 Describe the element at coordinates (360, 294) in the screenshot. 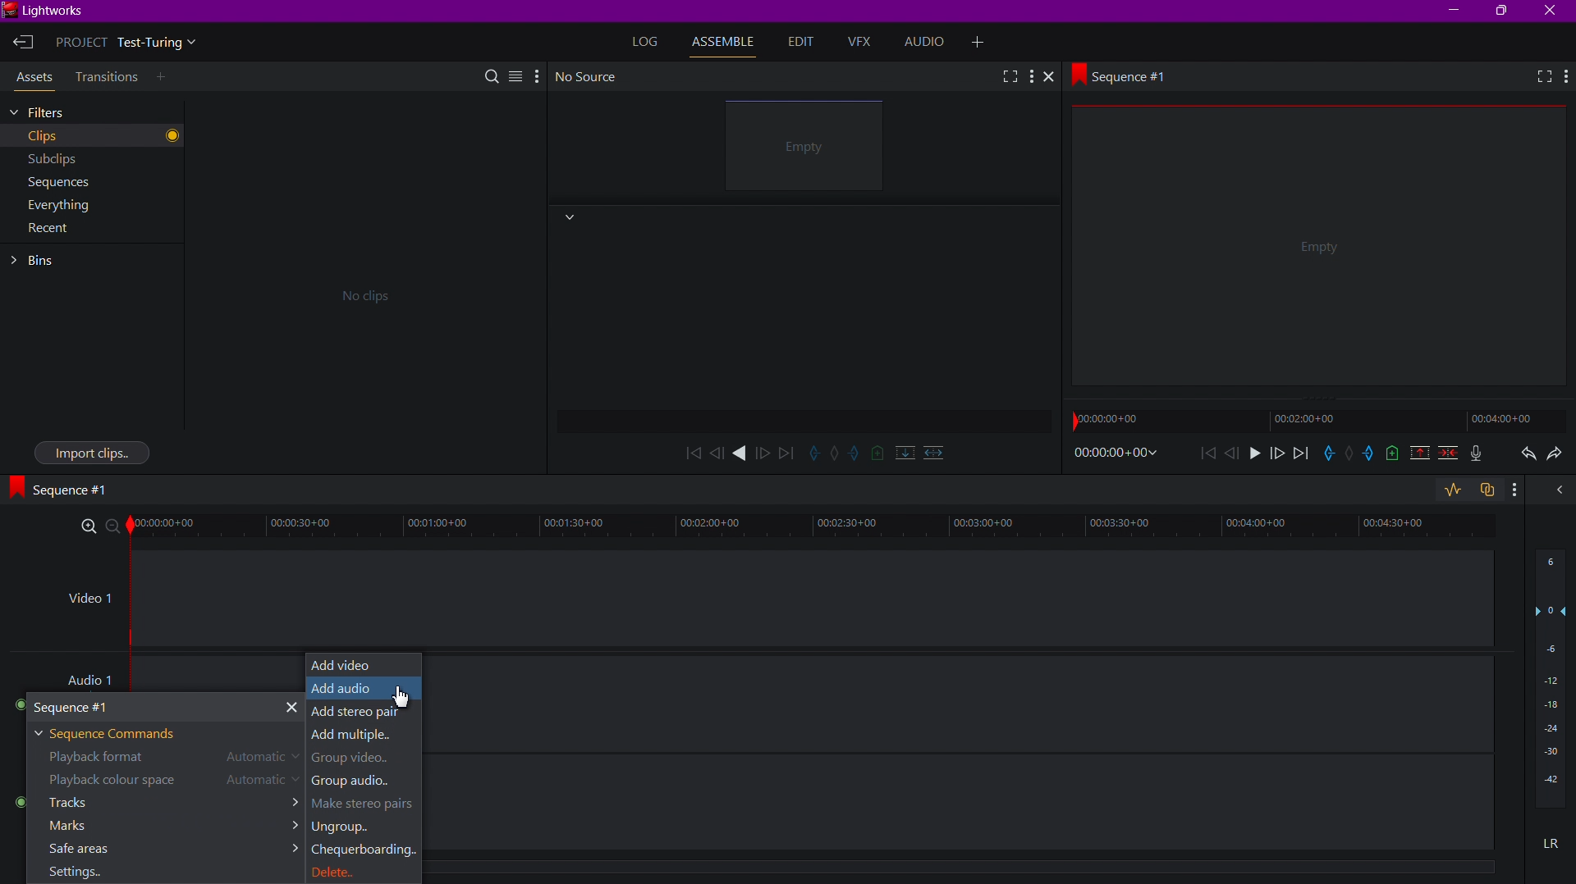

I see `No clips` at that location.